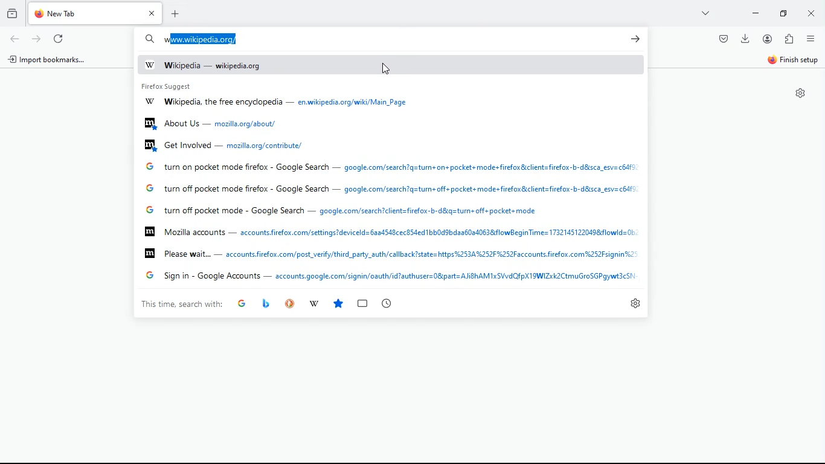  Describe the element at coordinates (795, 59) in the screenshot. I see `finish setup` at that location.